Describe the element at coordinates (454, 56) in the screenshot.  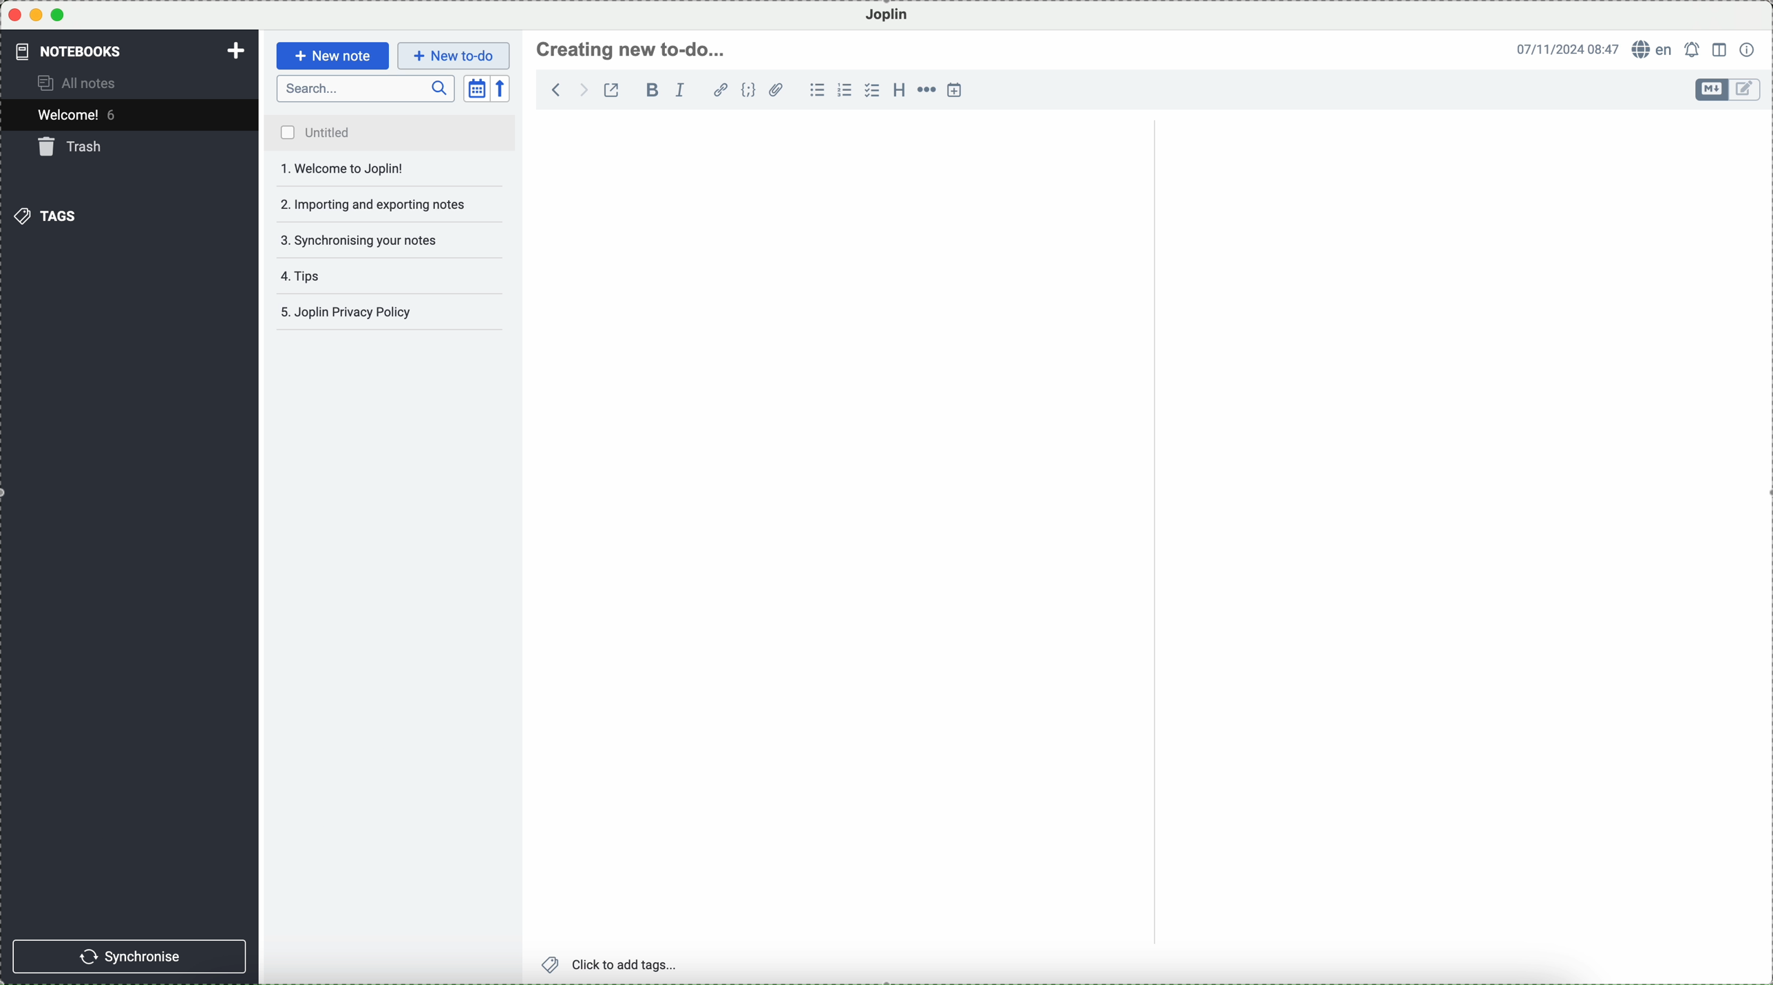
I see `new to-do button` at that location.